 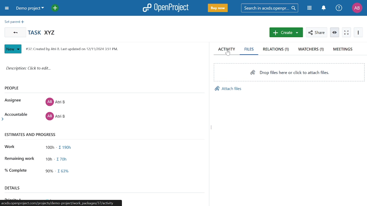 I want to click on Assignee, so click(x=64, y=101).